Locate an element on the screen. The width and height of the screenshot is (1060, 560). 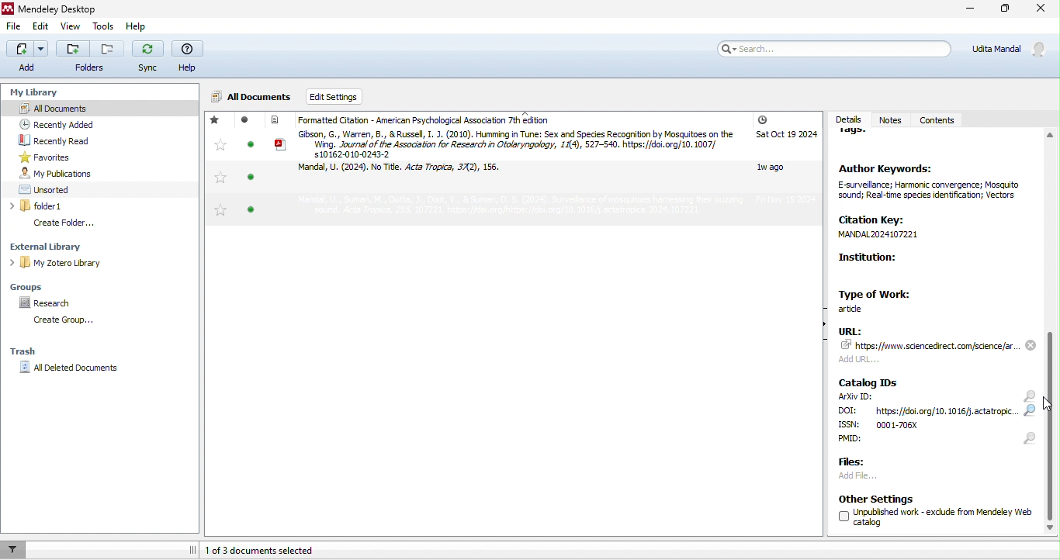
catalog IDs is located at coordinates (871, 382).